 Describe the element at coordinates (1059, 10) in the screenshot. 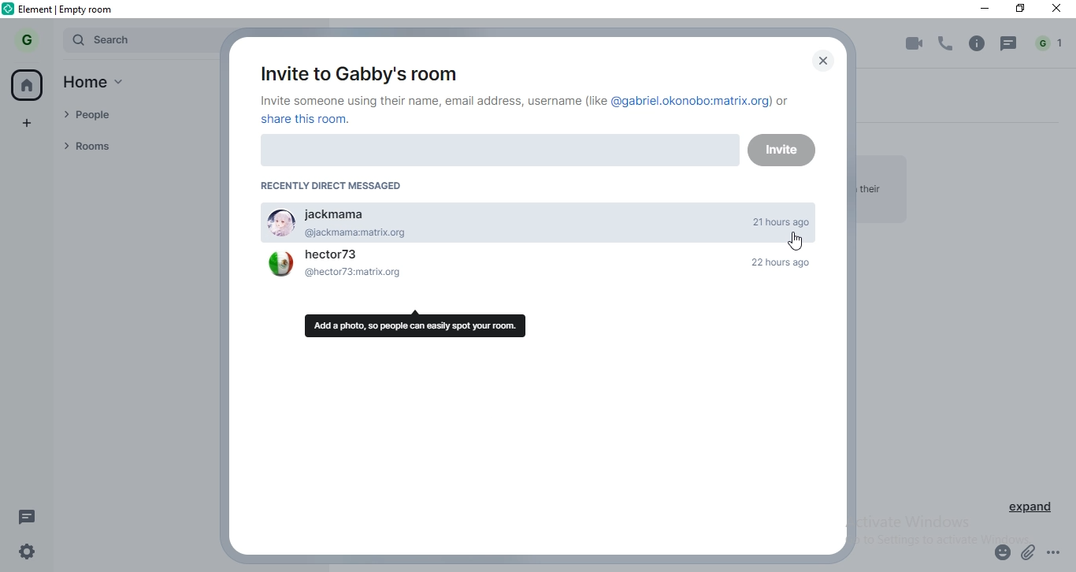

I see `close` at that location.